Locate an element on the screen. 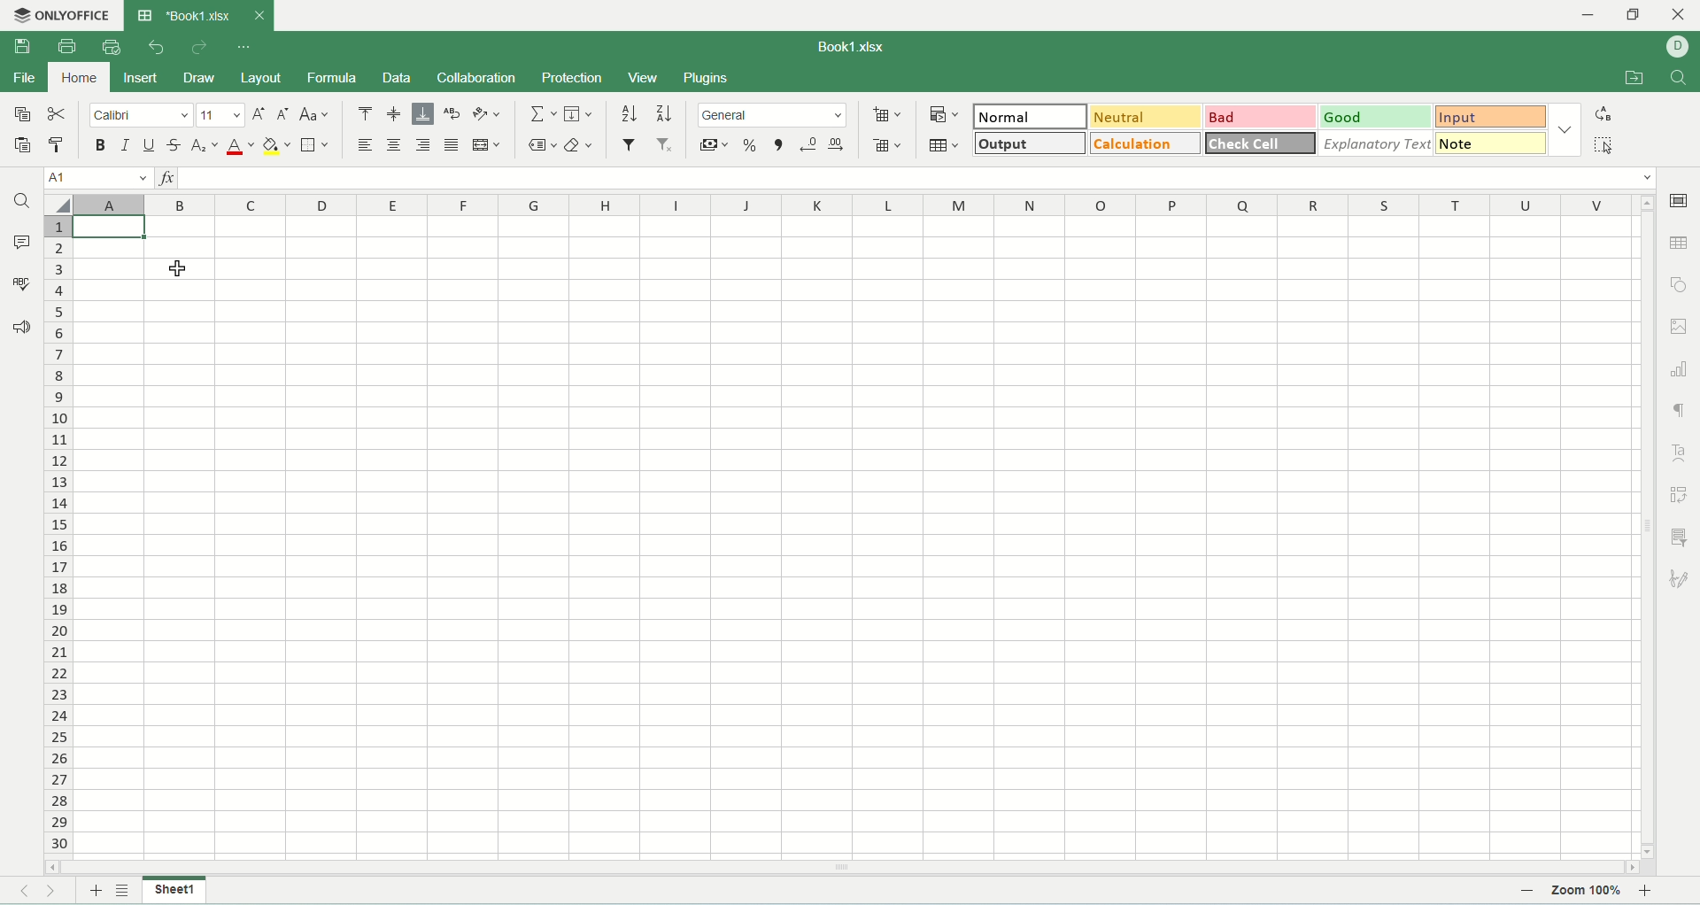 This screenshot has height=905, width=1700. note is located at coordinates (1495, 145).